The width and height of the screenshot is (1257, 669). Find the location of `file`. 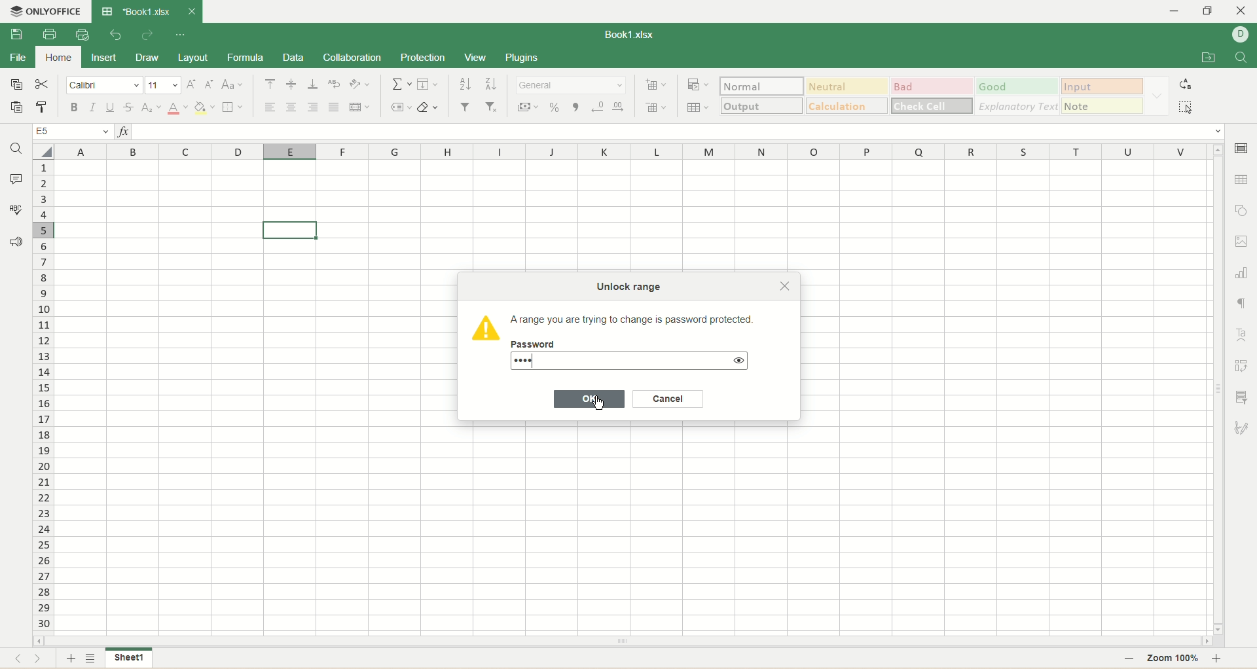

file is located at coordinates (18, 58).